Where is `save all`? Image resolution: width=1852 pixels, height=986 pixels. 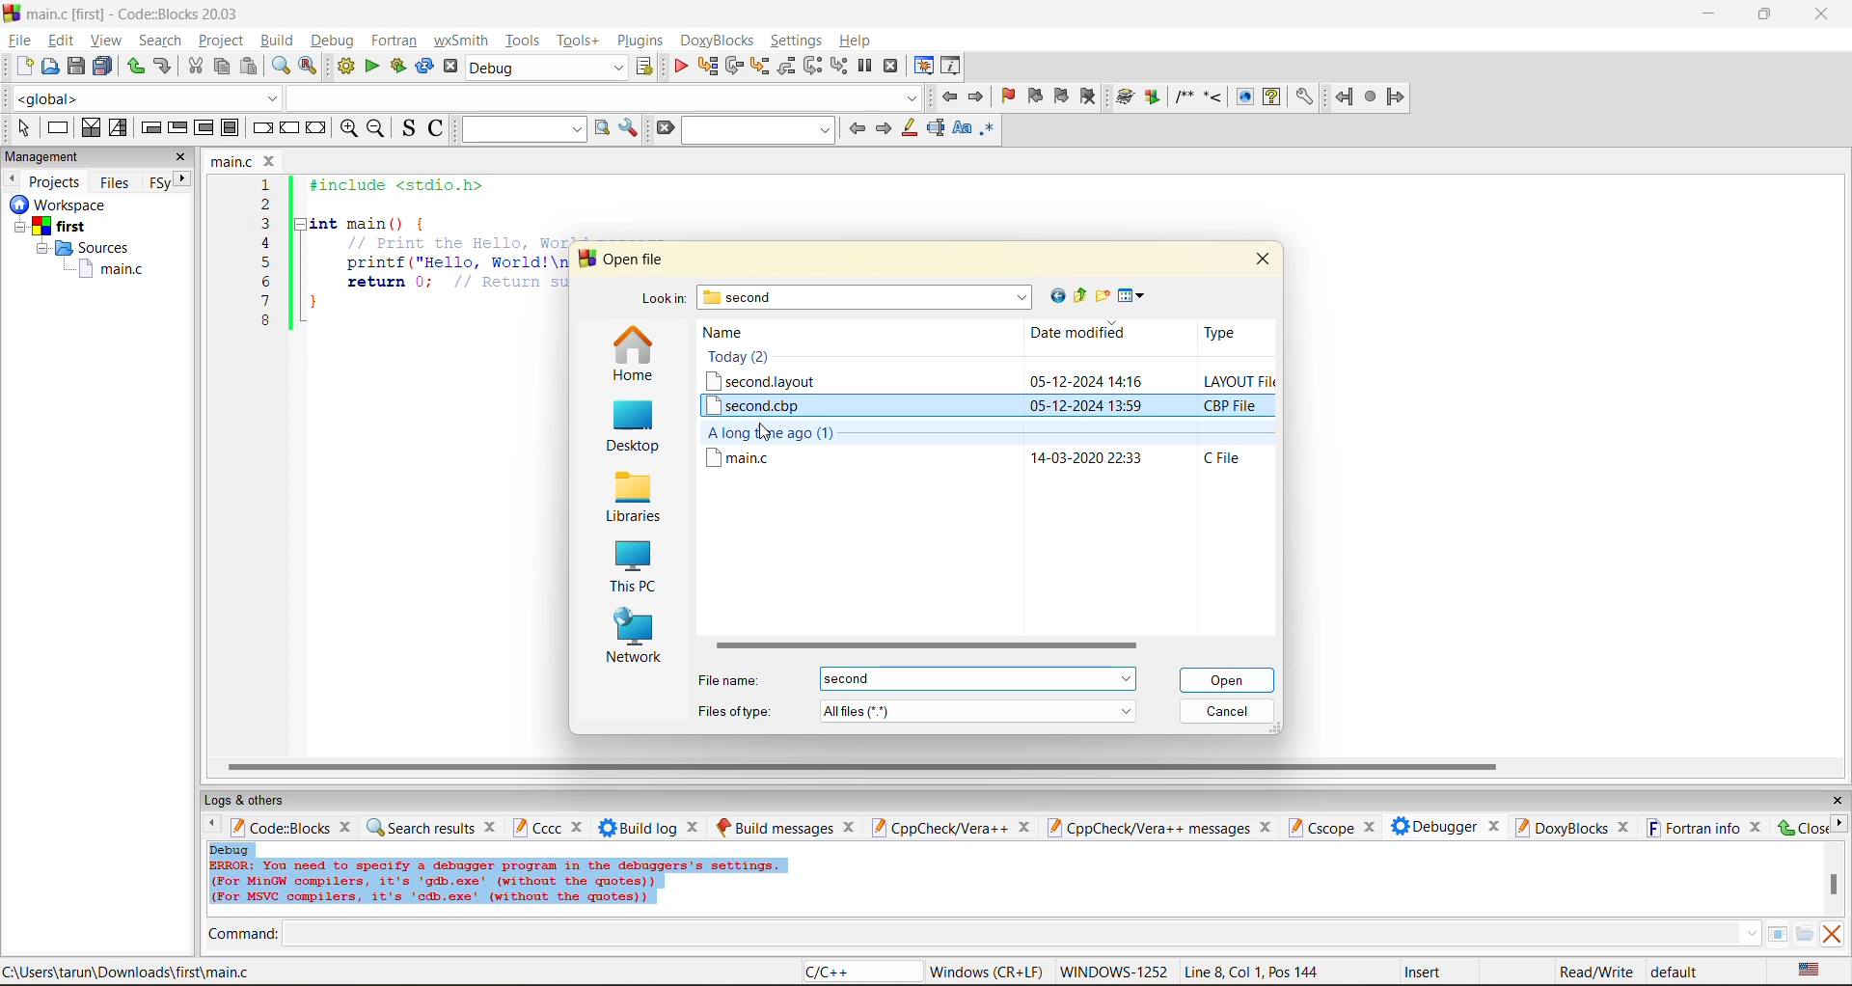
save all is located at coordinates (103, 67).